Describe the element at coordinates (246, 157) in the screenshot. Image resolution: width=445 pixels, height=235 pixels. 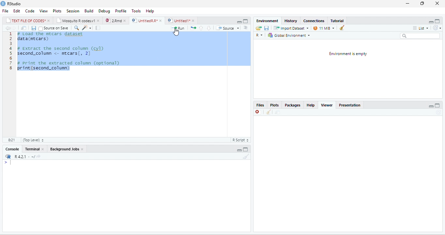
I see `clear` at that location.